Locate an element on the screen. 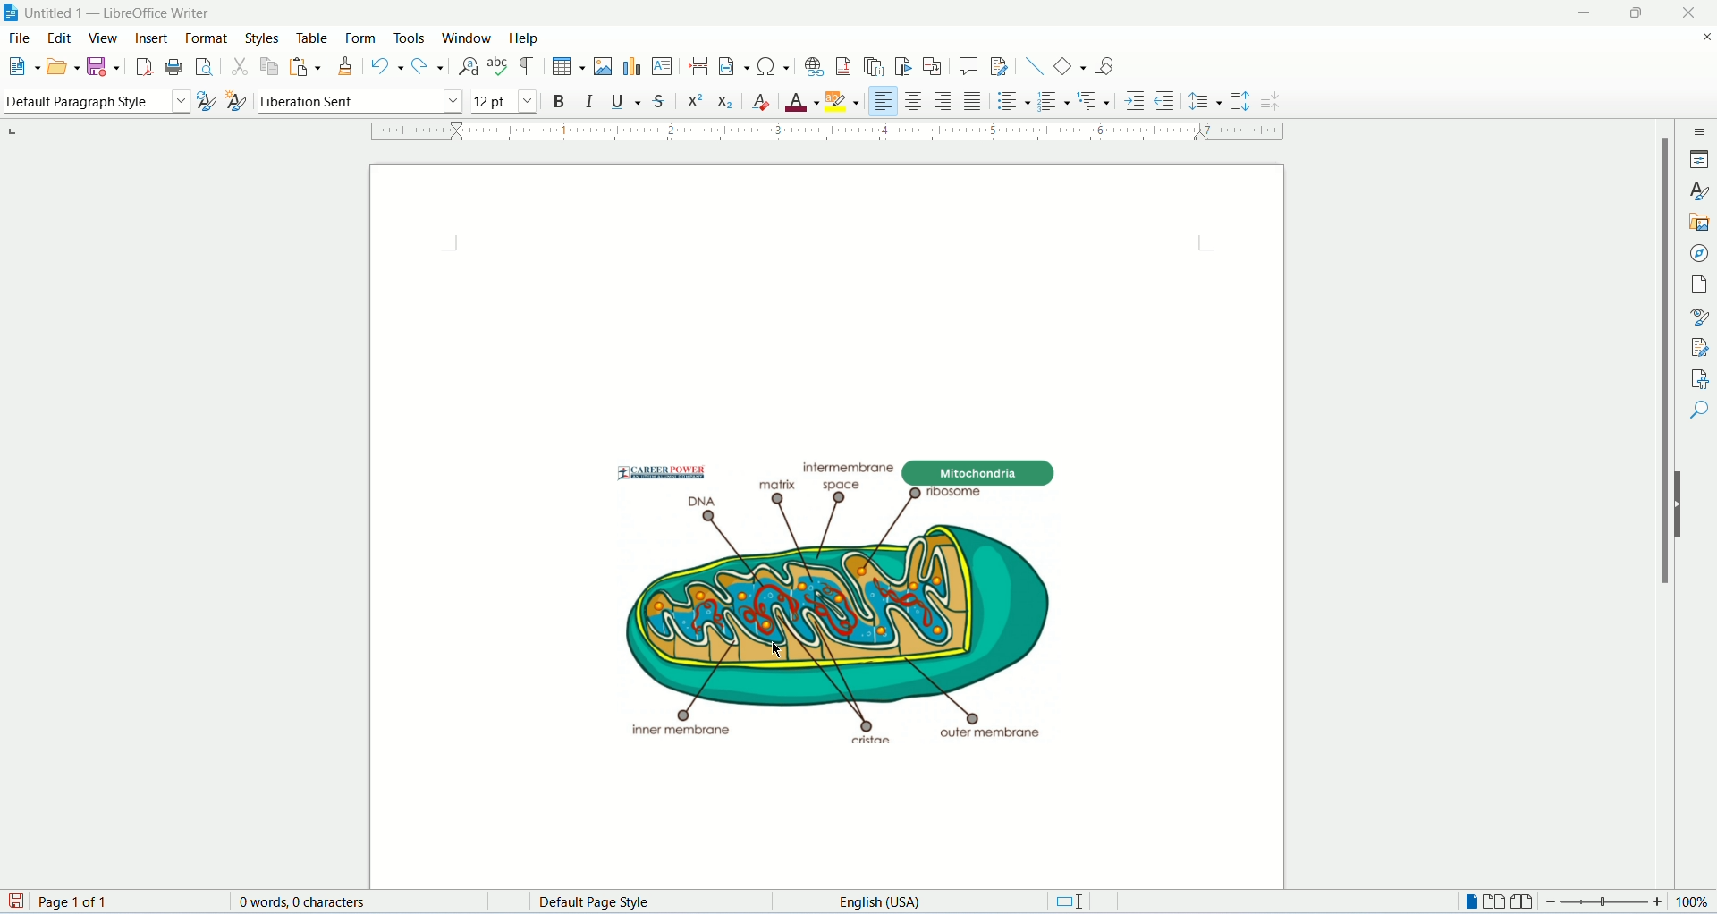 Image resolution: width=1717 pixels, height=914 pixels. formatting marks is located at coordinates (529, 67).